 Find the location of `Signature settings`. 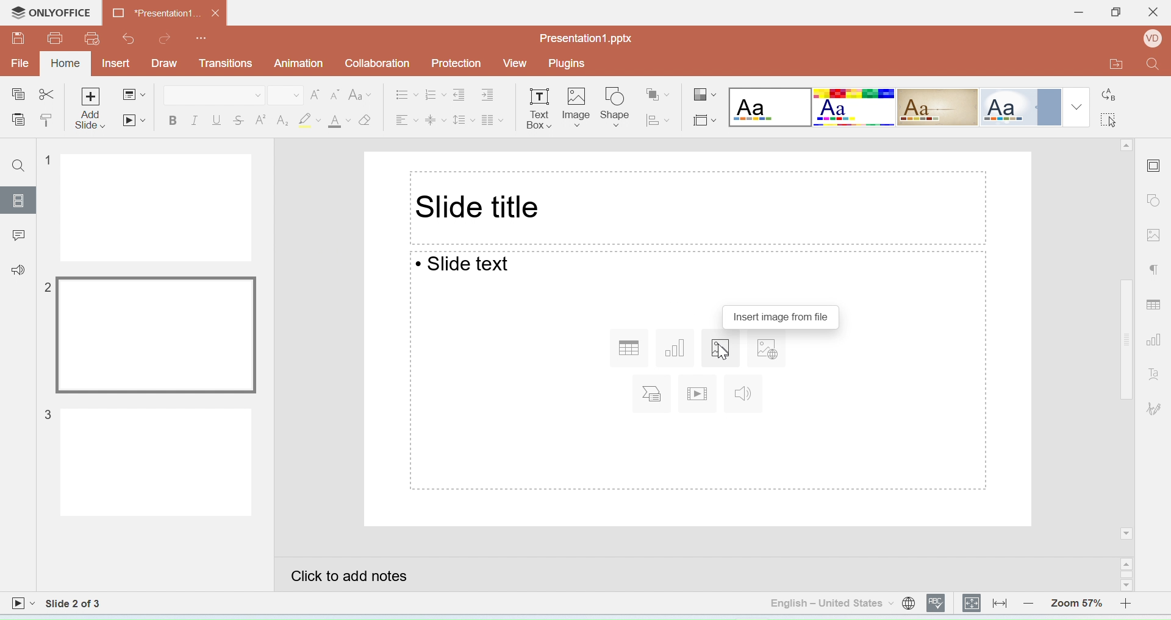

Signature settings is located at coordinates (1156, 408).